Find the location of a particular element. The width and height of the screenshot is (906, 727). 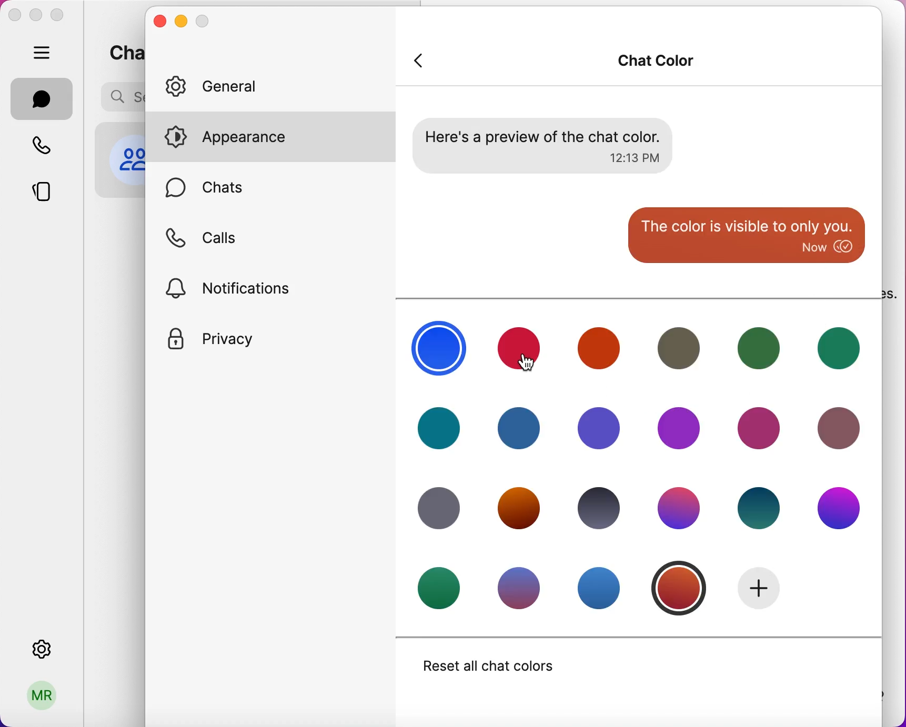

appearance is located at coordinates (279, 139).